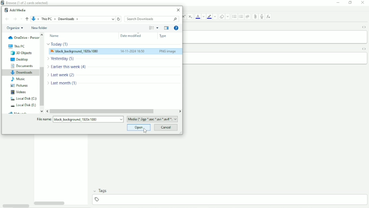  Describe the element at coordinates (51, 203) in the screenshot. I see `Horizontal scrollbar` at that location.